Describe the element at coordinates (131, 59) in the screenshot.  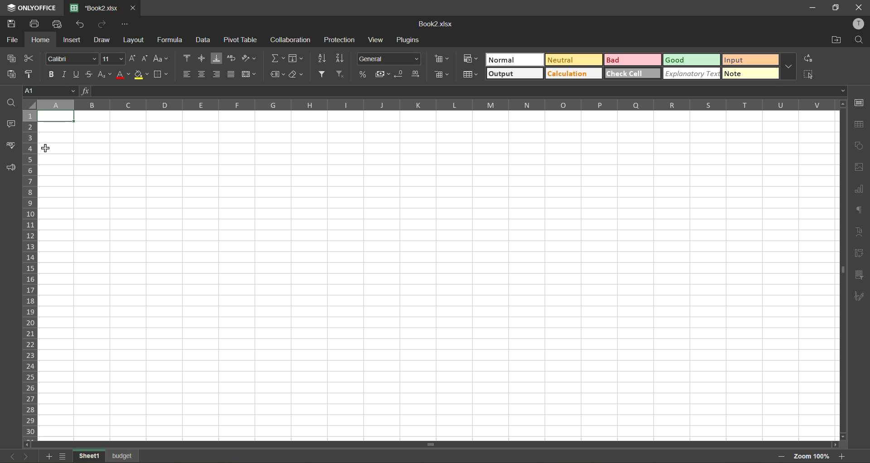
I see `increment size` at that location.